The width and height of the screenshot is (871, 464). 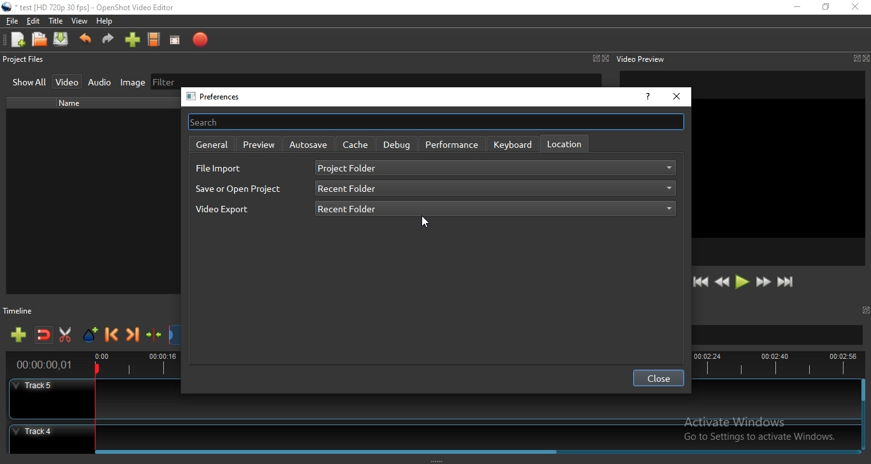 What do you see at coordinates (154, 337) in the screenshot?
I see `Centre the timeline on the playhead` at bounding box center [154, 337].